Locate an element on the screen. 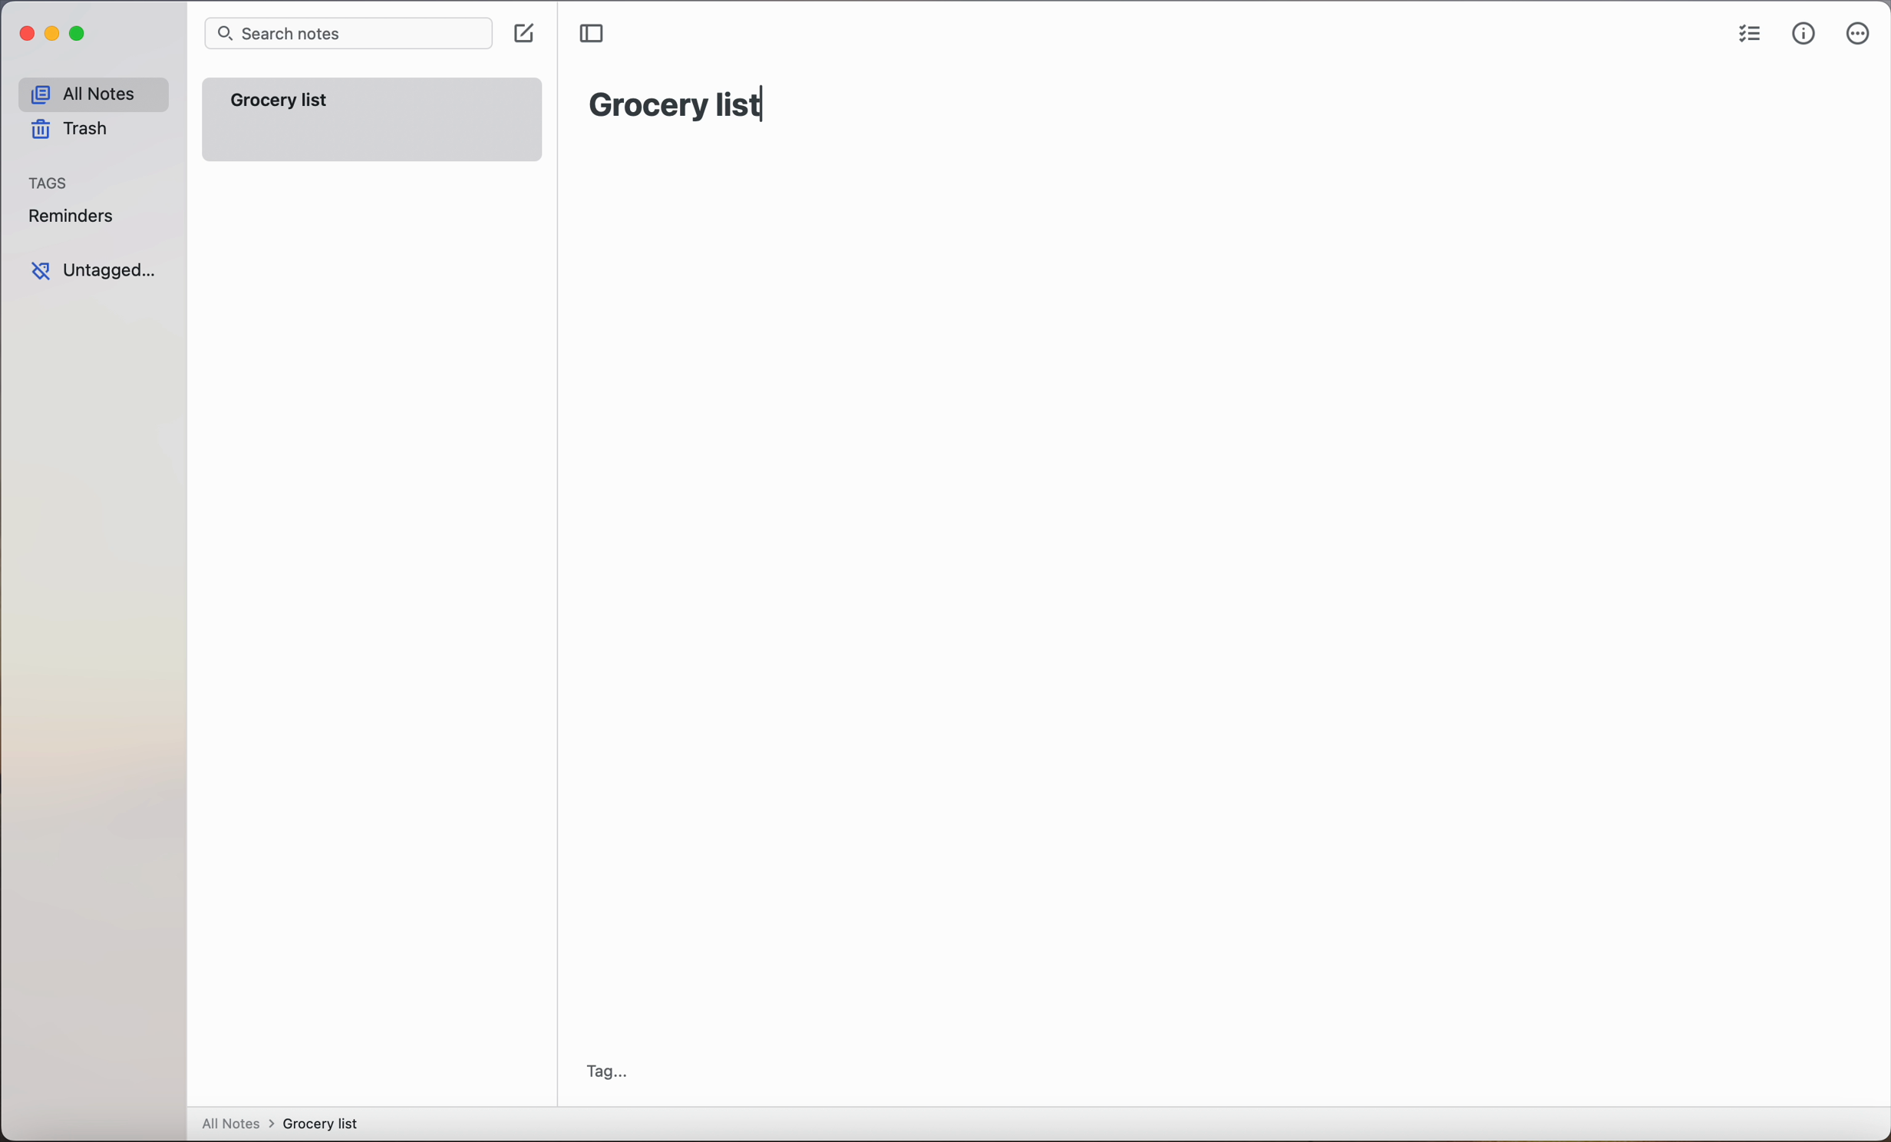  tag is located at coordinates (607, 1071).